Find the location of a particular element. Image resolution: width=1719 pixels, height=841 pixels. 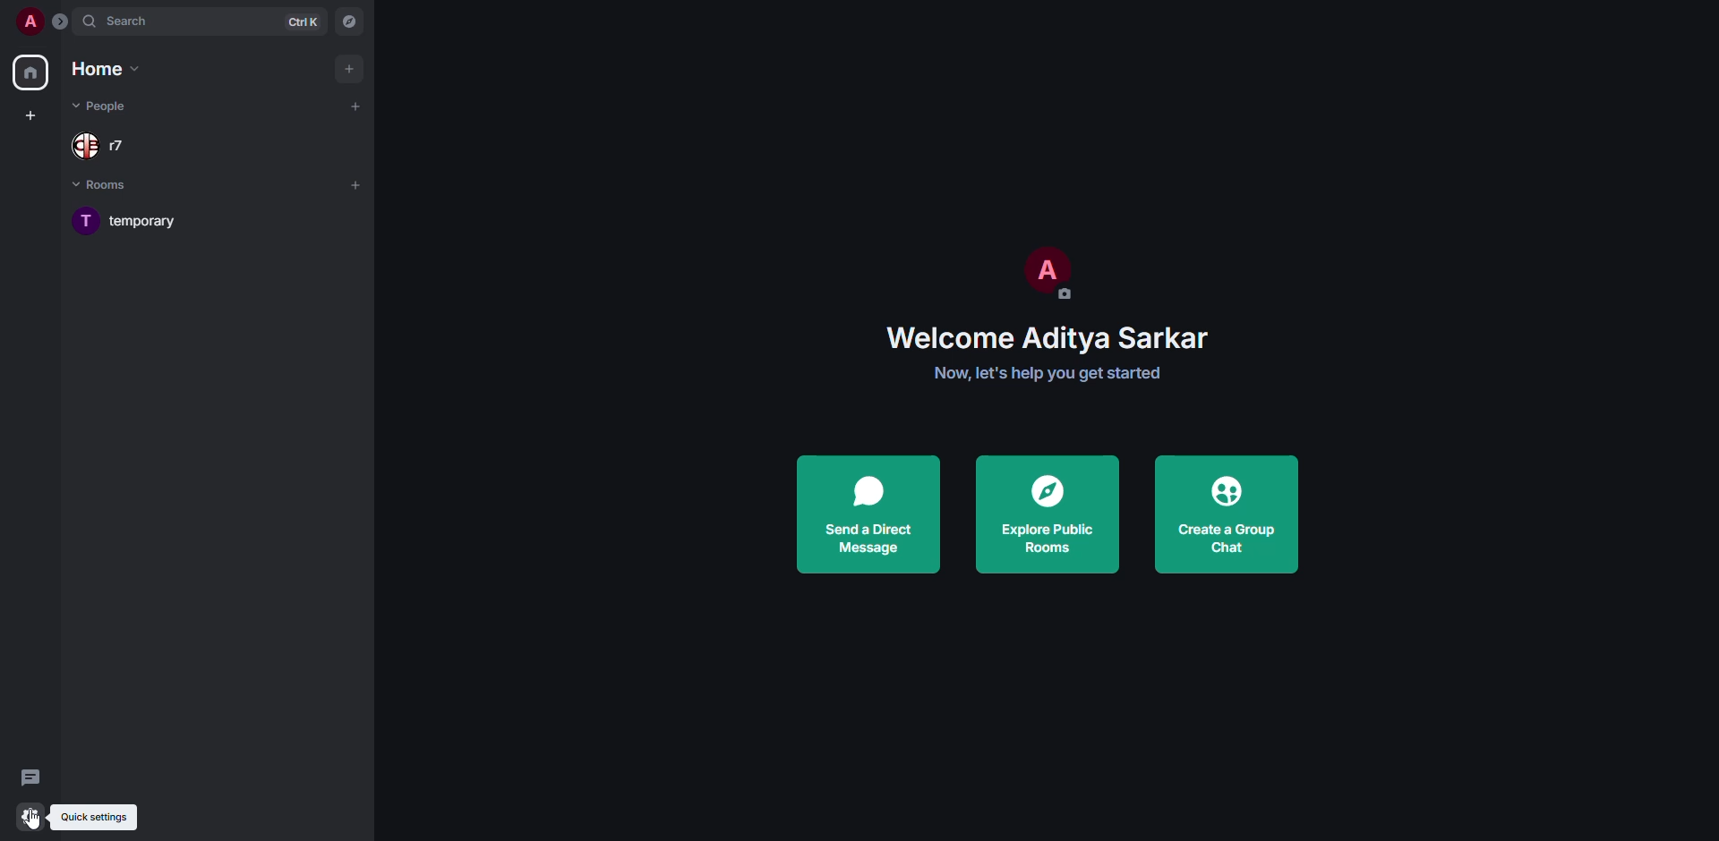

ctrl K is located at coordinates (304, 21).